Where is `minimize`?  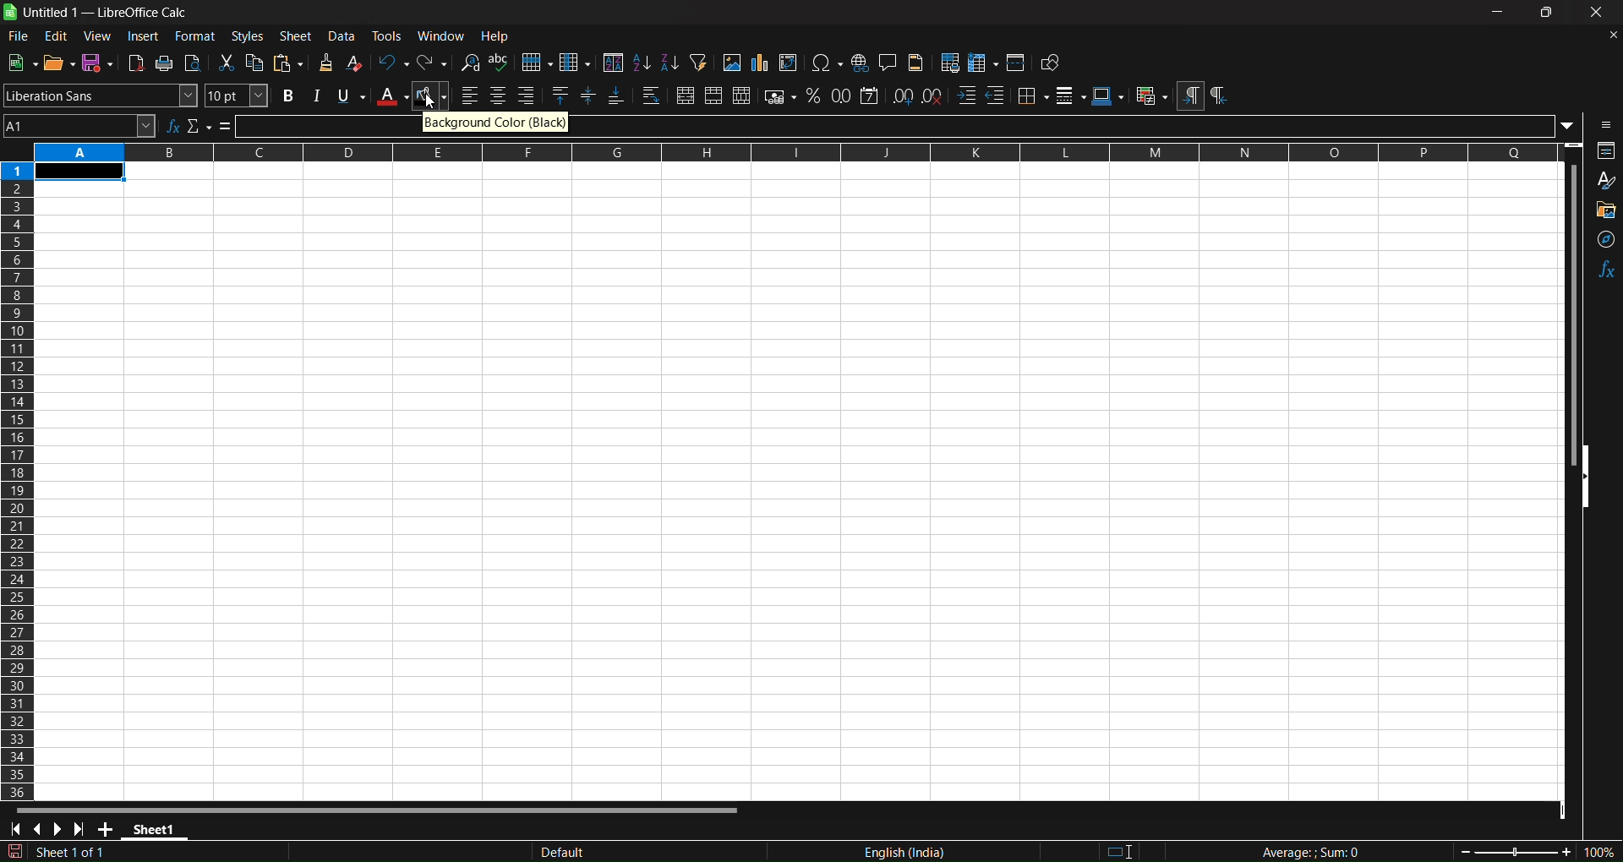
minimize is located at coordinates (1500, 12).